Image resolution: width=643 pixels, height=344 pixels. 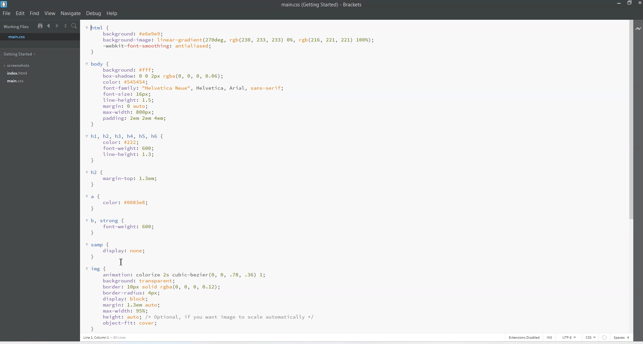 What do you see at coordinates (66, 26) in the screenshot?
I see `Split the editor vertically or Horizontally` at bounding box center [66, 26].